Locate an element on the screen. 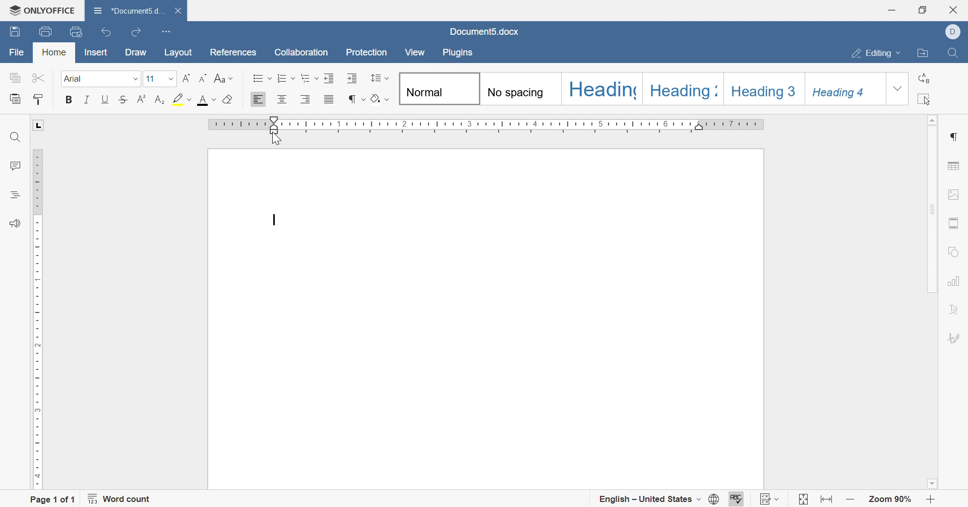  superscript is located at coordinates (142, 98).